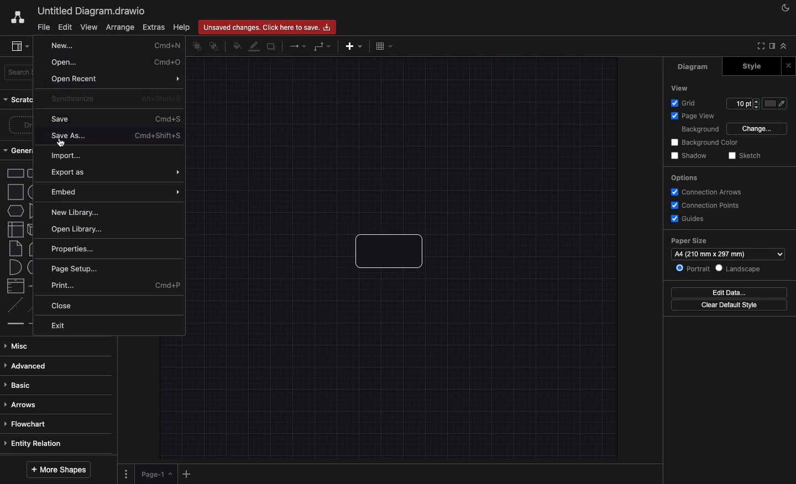  Describe the element at coordinates (693, 269) in the screenshot. I see `Portrait ` at that location.